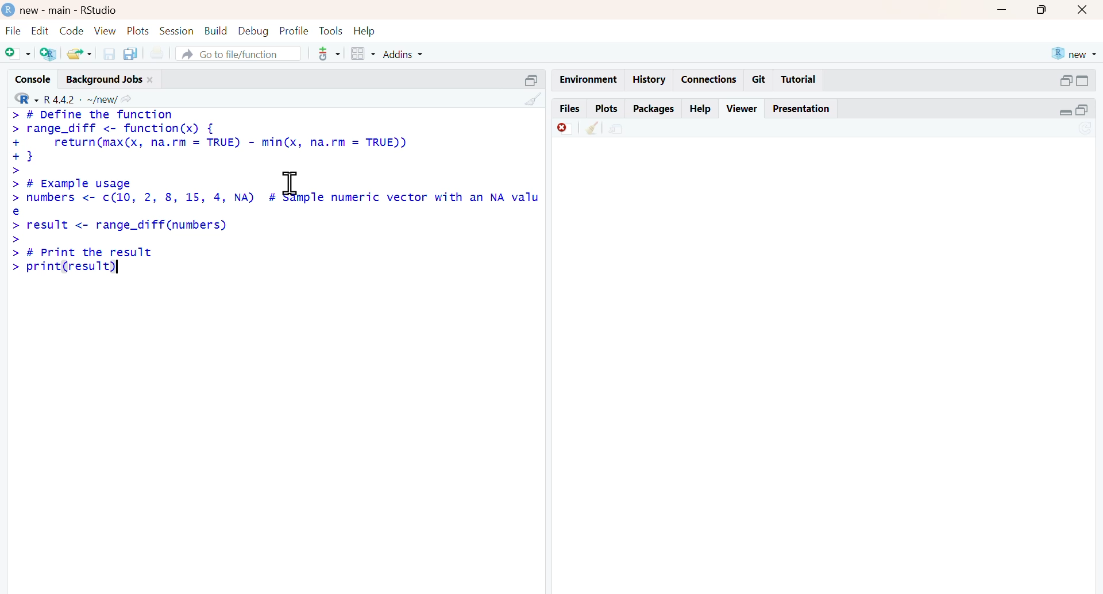  What do you see at coordinates (178, 32) in the screenshot?
I see `session` at bounding box center [178, 32].